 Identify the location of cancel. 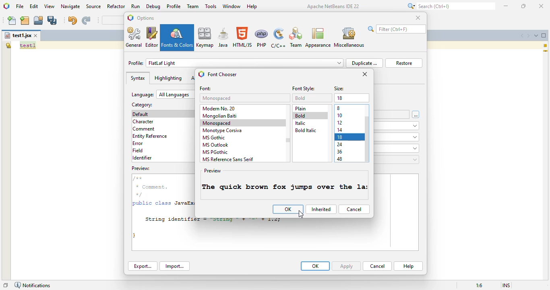
(354, 209).